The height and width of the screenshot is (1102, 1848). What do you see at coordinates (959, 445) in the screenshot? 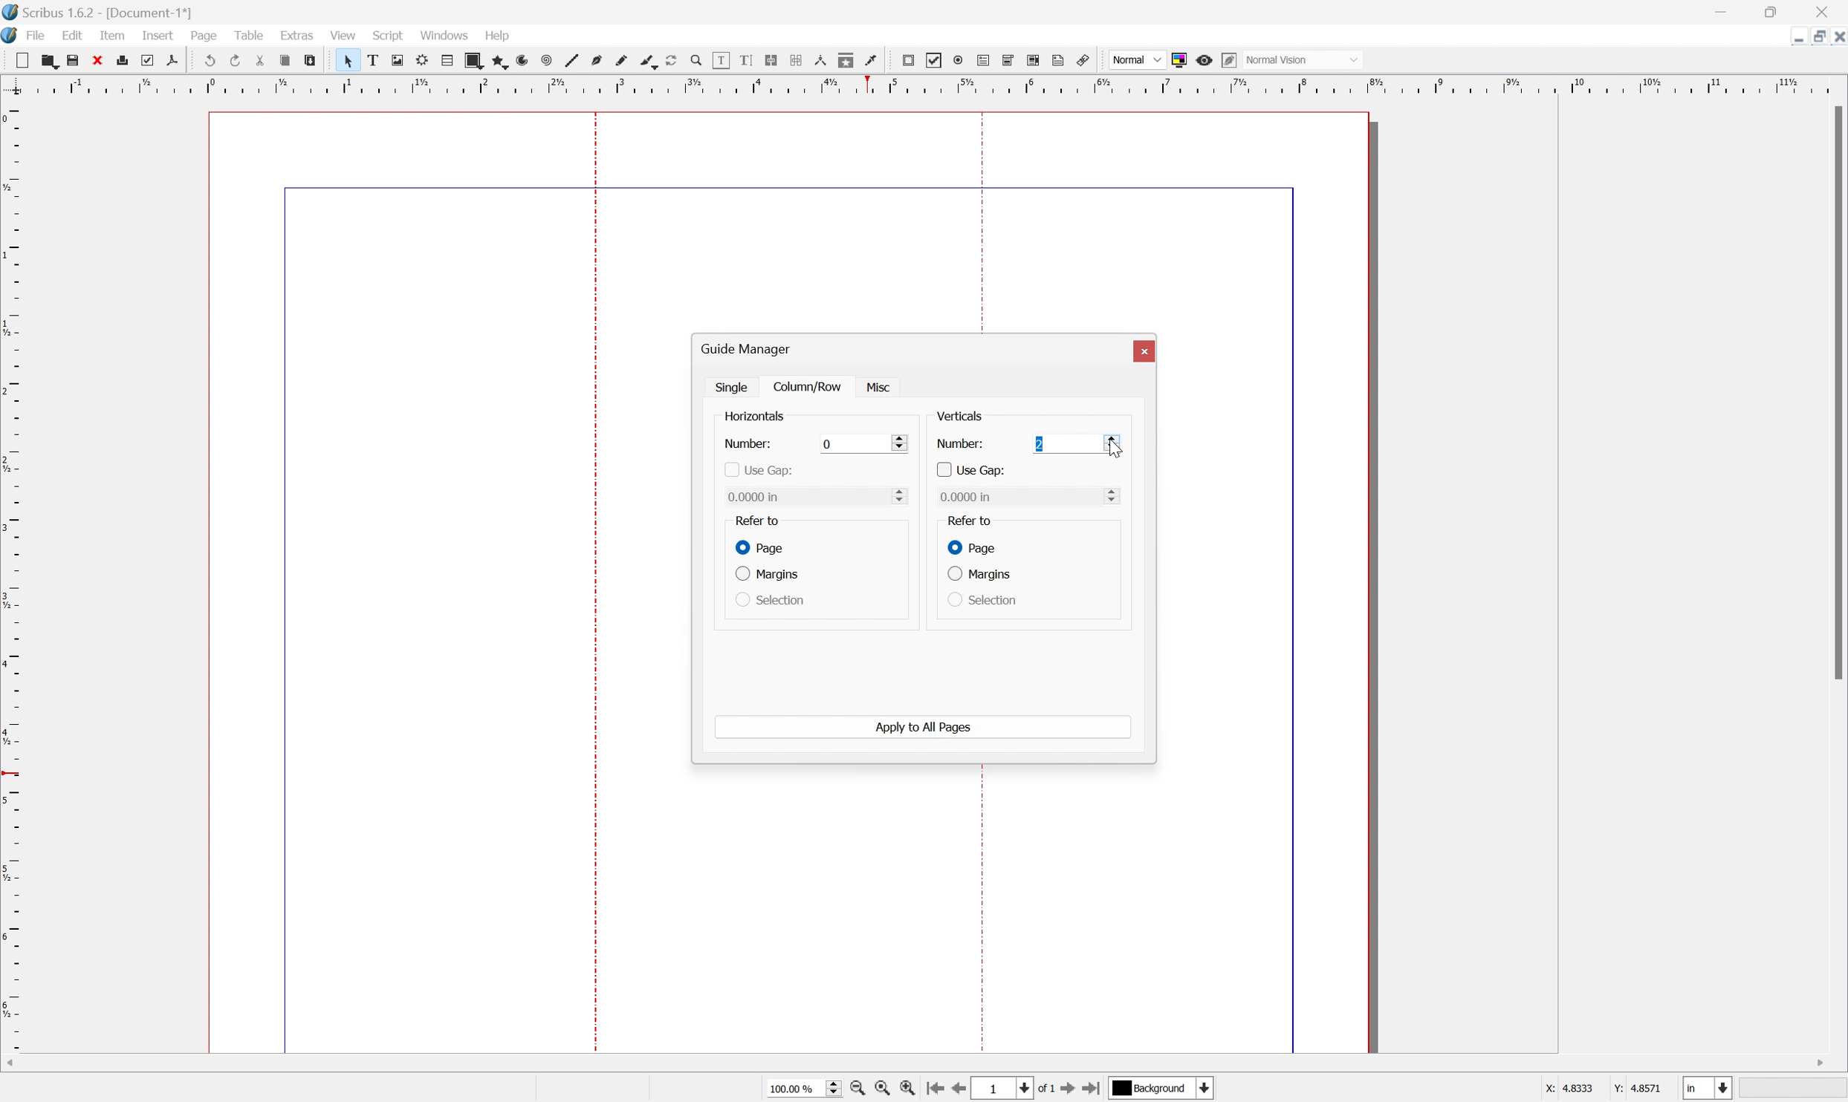
I see `number` at bounding box center [959, 445].